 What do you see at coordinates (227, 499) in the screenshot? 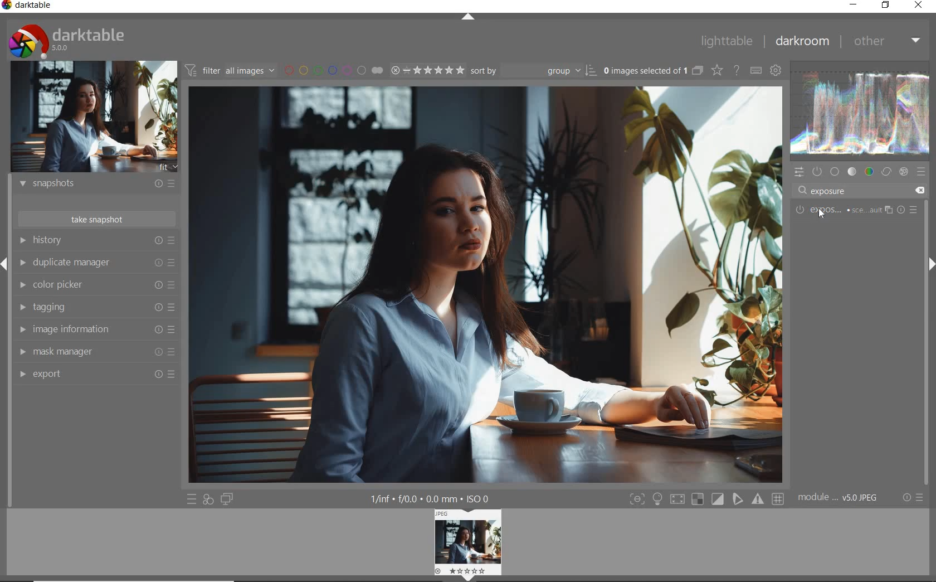
I see `display a second darkroom image below` at bounding box center [227, 499].